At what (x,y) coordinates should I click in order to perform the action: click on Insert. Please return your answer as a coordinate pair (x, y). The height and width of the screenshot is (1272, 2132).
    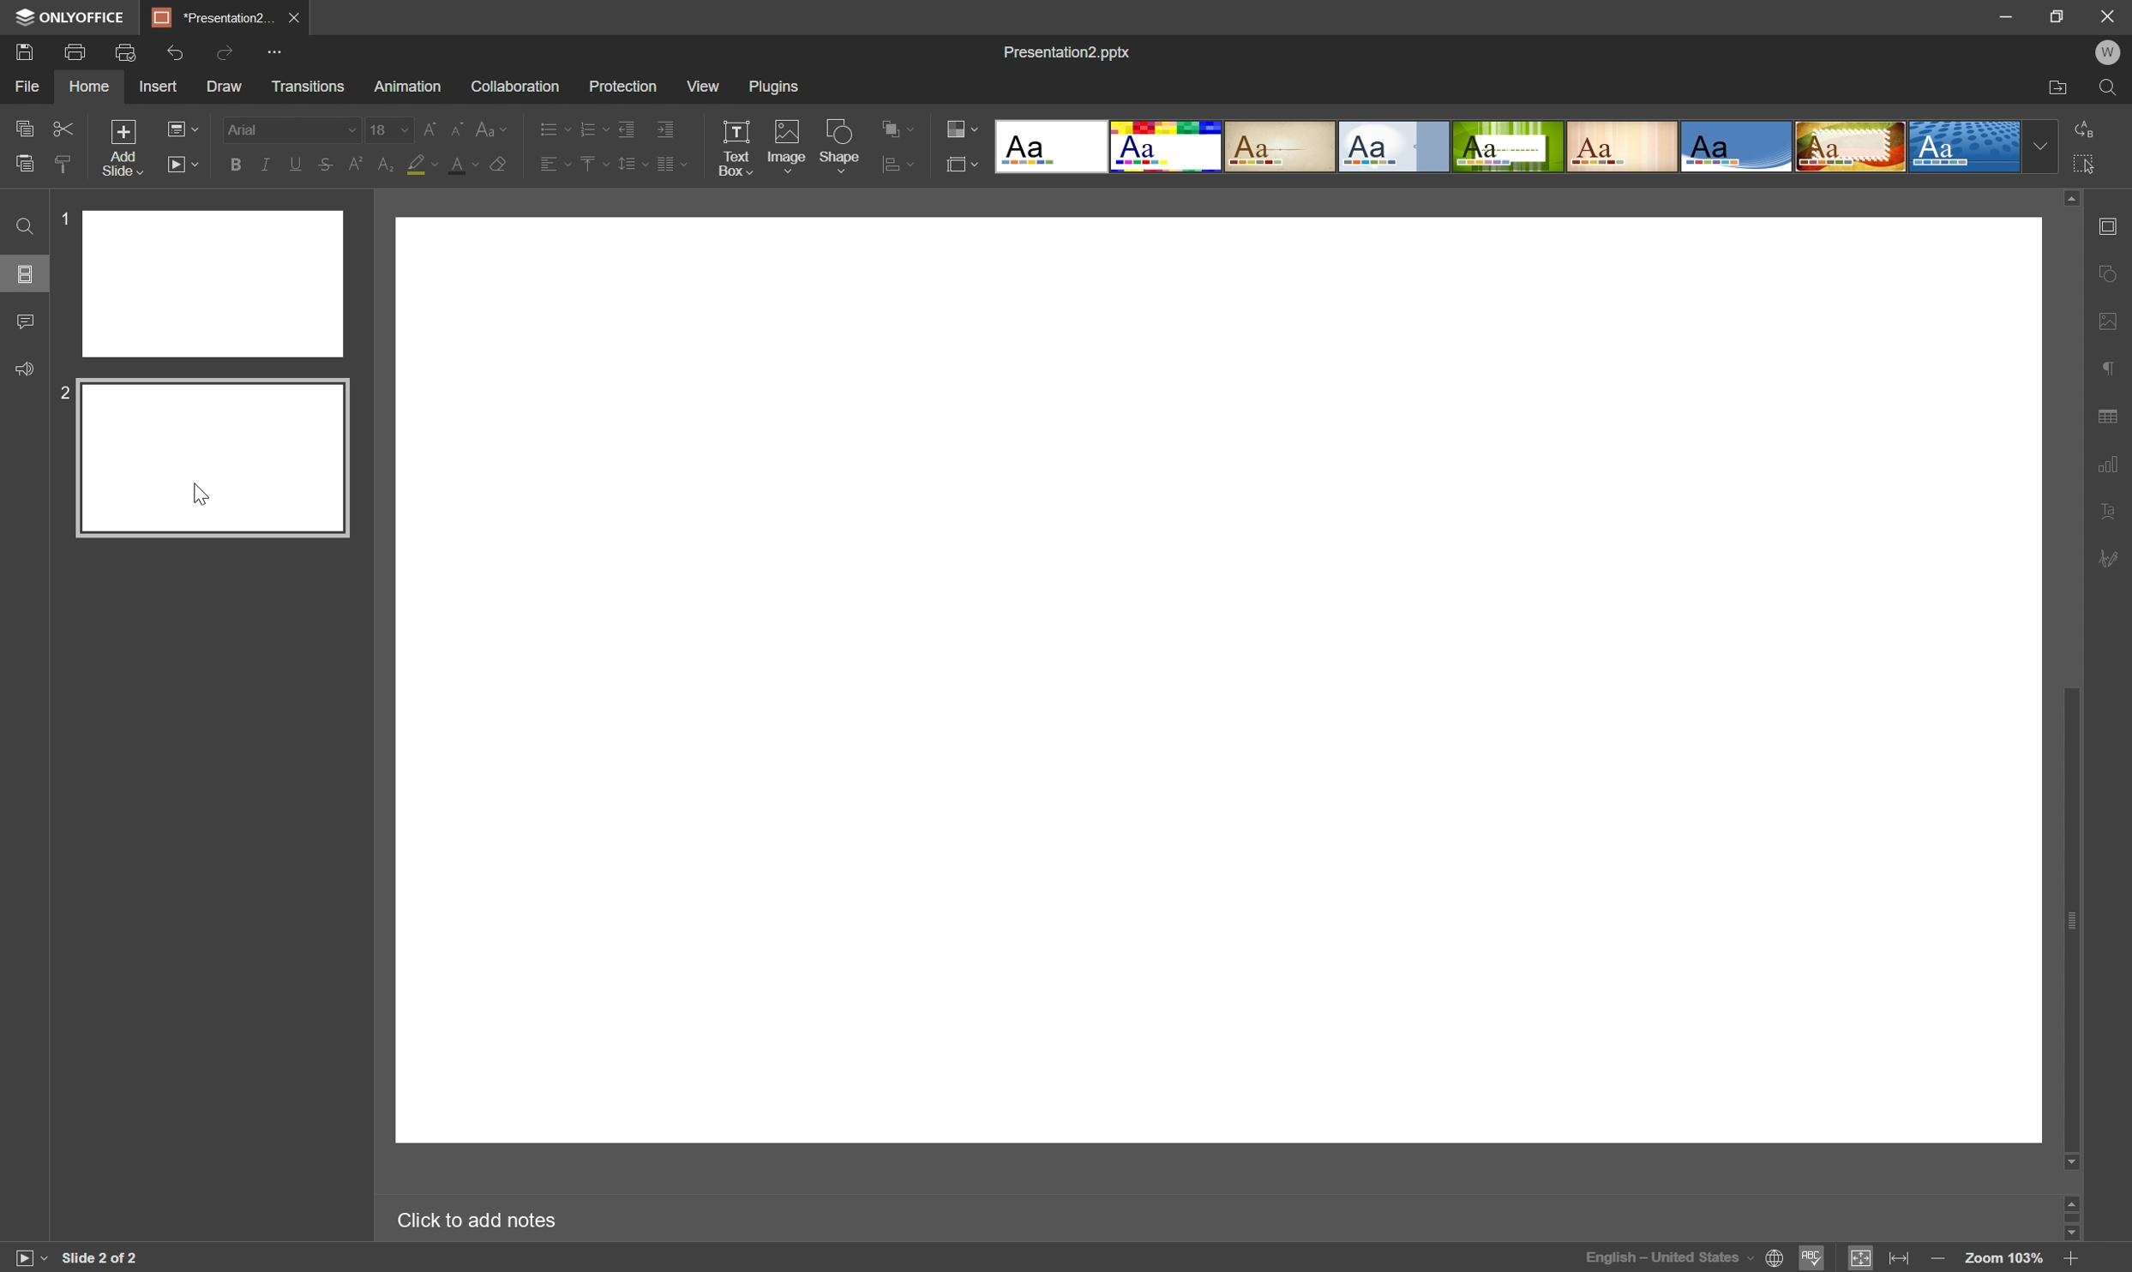
    Looking at the image, I should click on (156, 87).